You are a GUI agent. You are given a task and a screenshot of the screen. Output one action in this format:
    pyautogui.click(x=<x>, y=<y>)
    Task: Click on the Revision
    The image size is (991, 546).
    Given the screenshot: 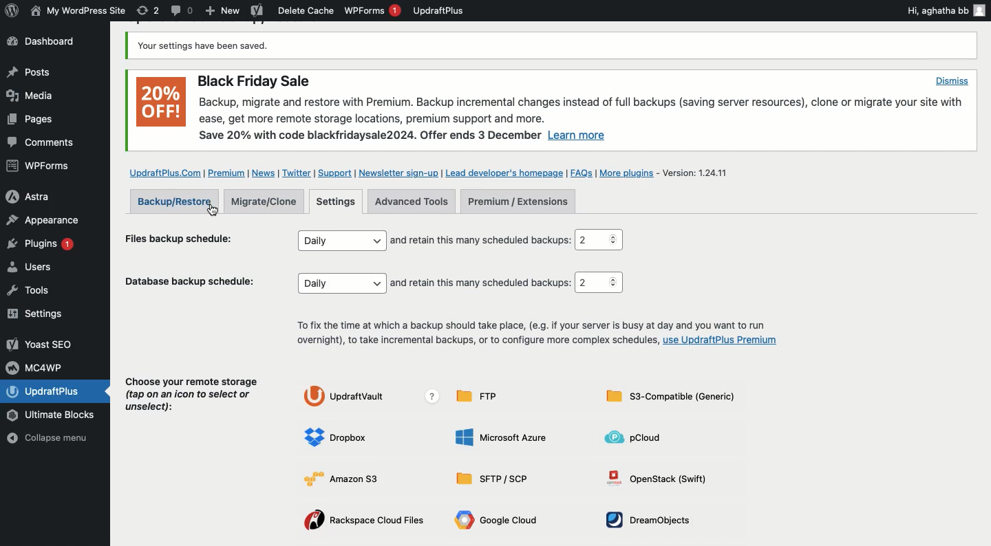 What is the action you would take?
    pyautogui.click(x=148, y=10)
    